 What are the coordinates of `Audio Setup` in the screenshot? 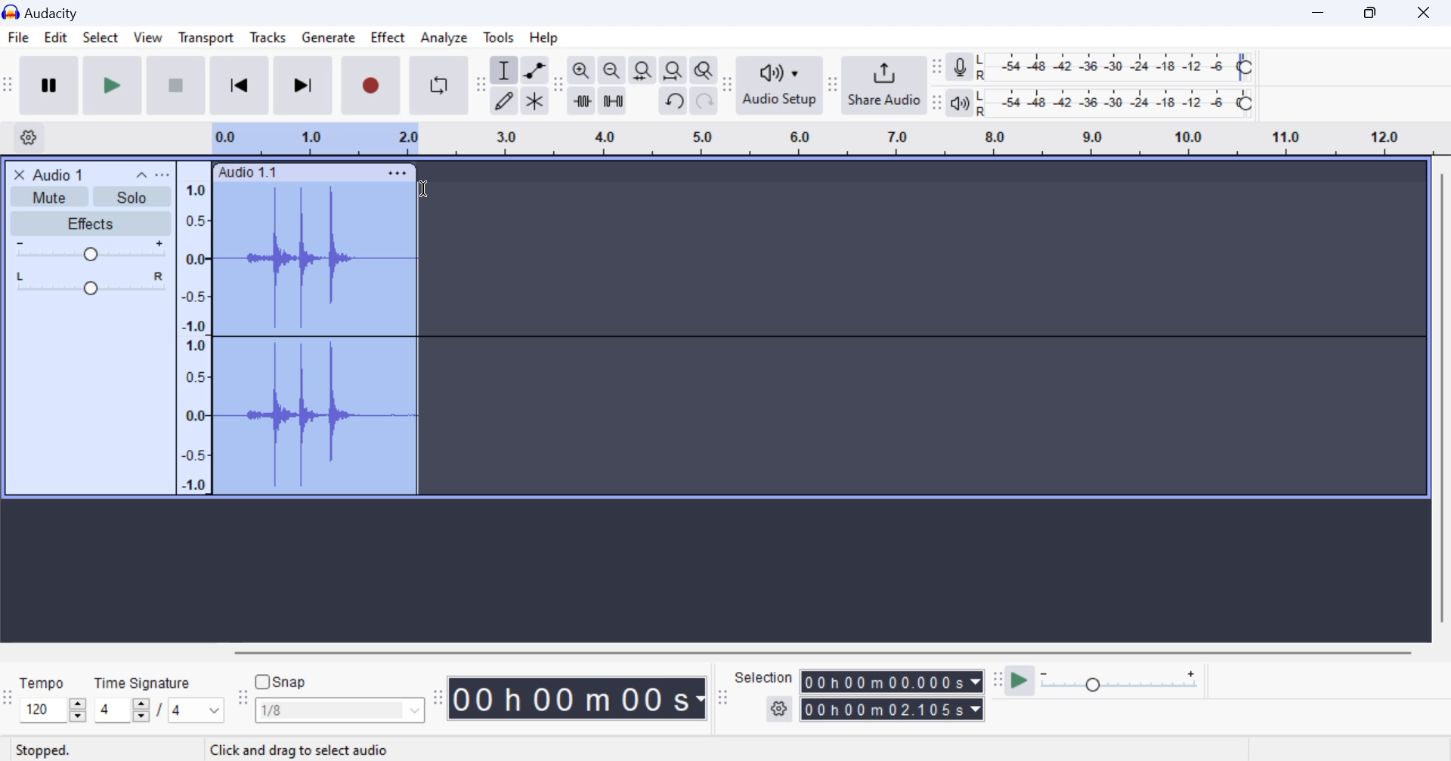 It's located at (778, 85).